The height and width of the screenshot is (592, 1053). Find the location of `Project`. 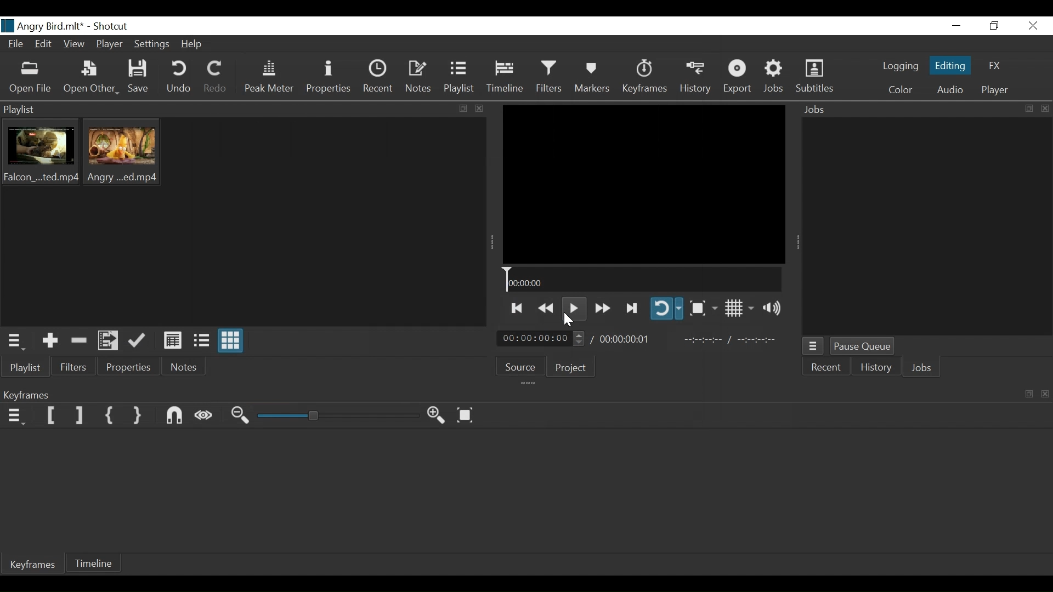

Project is located at coordinates (571, 368).